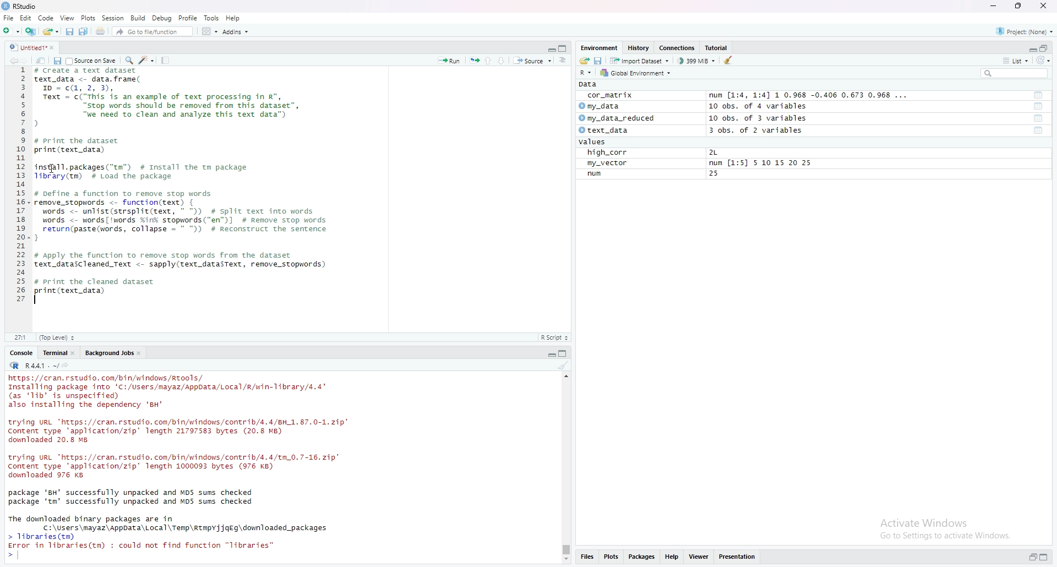  Describe the element at coordinates (1038, 96) in the screenshot. I see `functions` at that location.